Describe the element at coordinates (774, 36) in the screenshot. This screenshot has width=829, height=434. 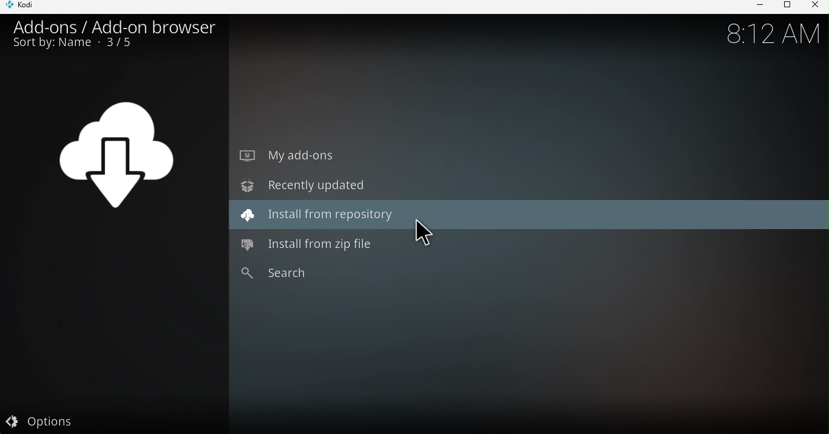
I see `8:12 am` at that location.